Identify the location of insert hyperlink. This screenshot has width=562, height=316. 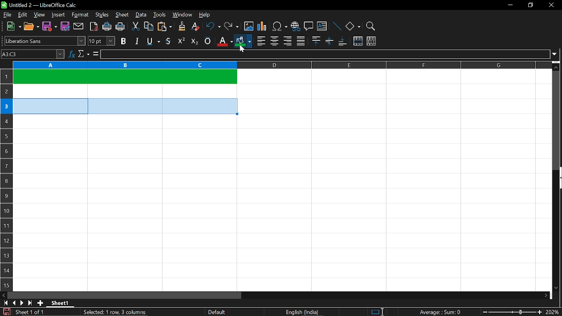
(295, 25).